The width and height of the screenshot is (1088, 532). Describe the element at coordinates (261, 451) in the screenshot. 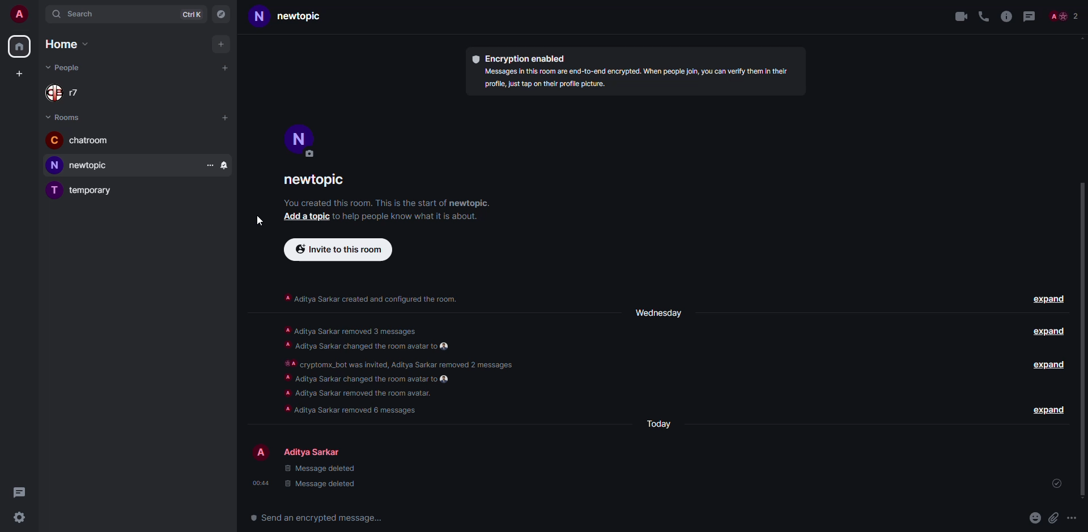

I see `profile` at that location.